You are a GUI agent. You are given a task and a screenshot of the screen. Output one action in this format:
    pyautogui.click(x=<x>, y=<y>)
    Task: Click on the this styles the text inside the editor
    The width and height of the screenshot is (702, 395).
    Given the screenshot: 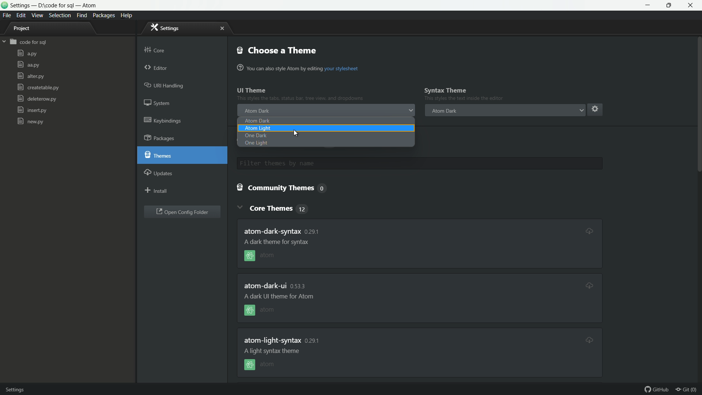 What is the action you would take?
    pyautogui.click(x=467, y=99)
    